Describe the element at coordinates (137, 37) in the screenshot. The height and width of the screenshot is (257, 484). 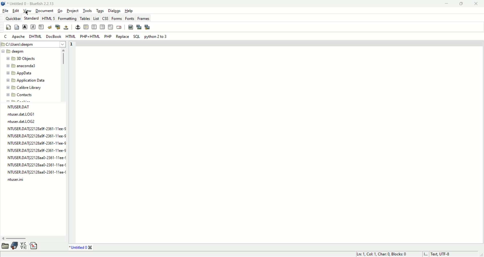
I see `SQL` at that location.